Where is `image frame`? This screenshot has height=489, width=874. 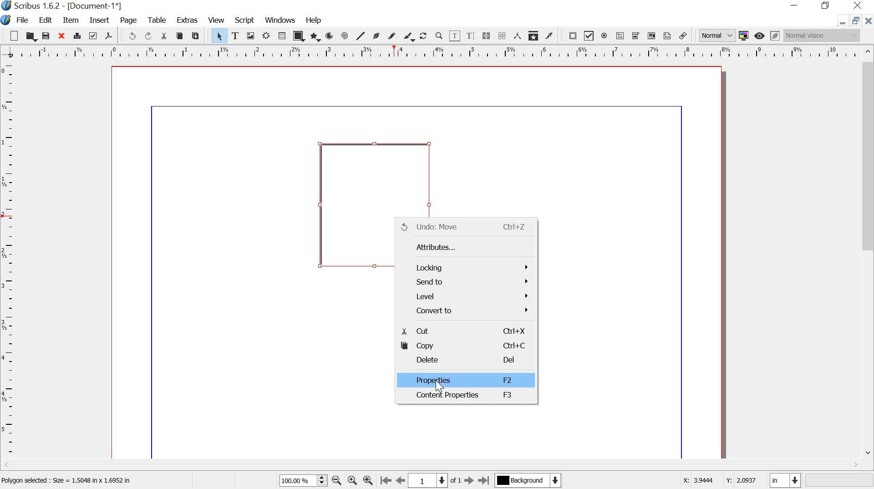 image frame is located at coordinates (252, 36).